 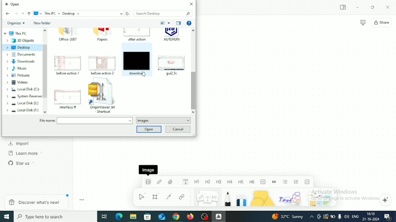 What do you see at coordinates (102, 35) in the screenshot?
I see `Papers` at bounding box center [102, 35].